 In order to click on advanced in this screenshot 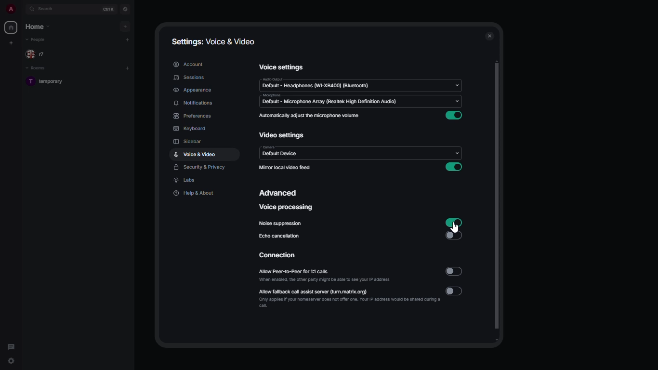, I will do `click(278, 192)`.